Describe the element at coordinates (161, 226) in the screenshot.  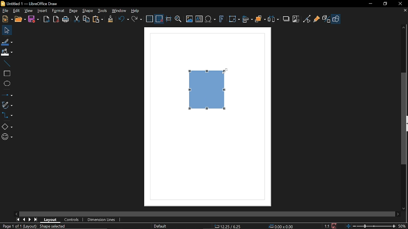
I see `Default (Slide master name)` at that location.